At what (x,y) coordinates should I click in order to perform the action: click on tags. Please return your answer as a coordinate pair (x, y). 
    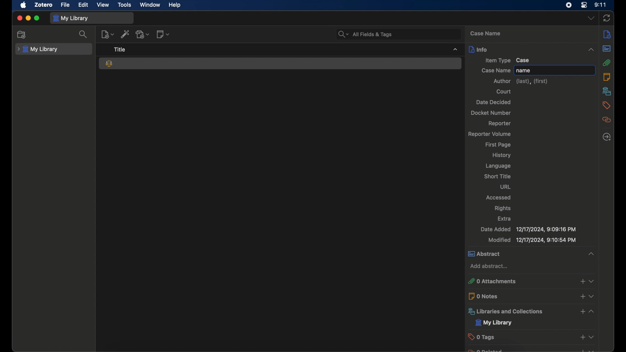
    Looking at the image, I should click on (532, 337).